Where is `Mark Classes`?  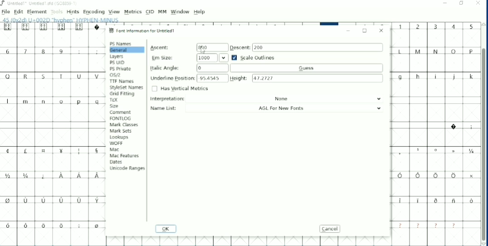
Mark Classes is located at coordinates (125, 124).